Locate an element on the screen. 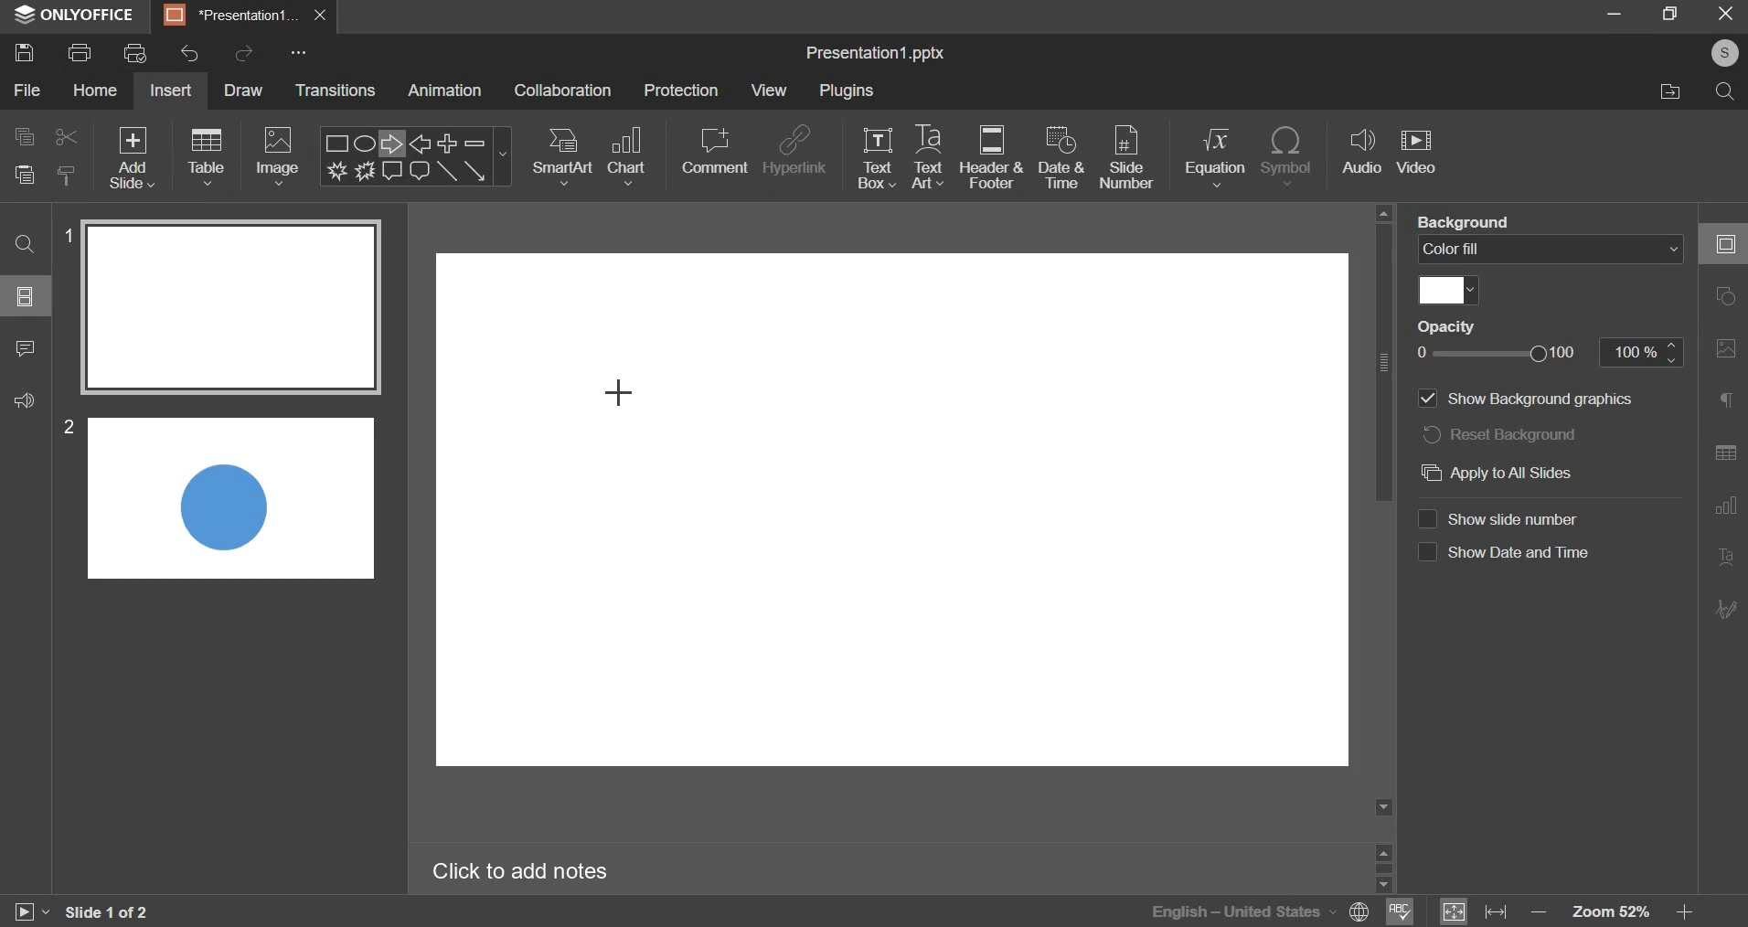 The width and height of the screenshot is (1748, 927). Rounded Rectangular callout is located at coordinates (420, 171).